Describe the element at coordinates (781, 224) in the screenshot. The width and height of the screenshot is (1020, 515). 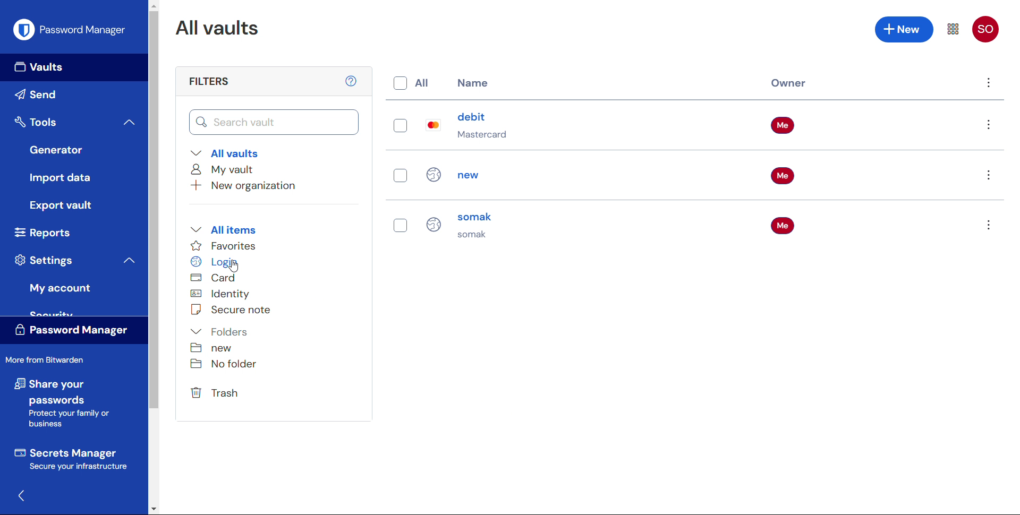
I see `Me` at that location.